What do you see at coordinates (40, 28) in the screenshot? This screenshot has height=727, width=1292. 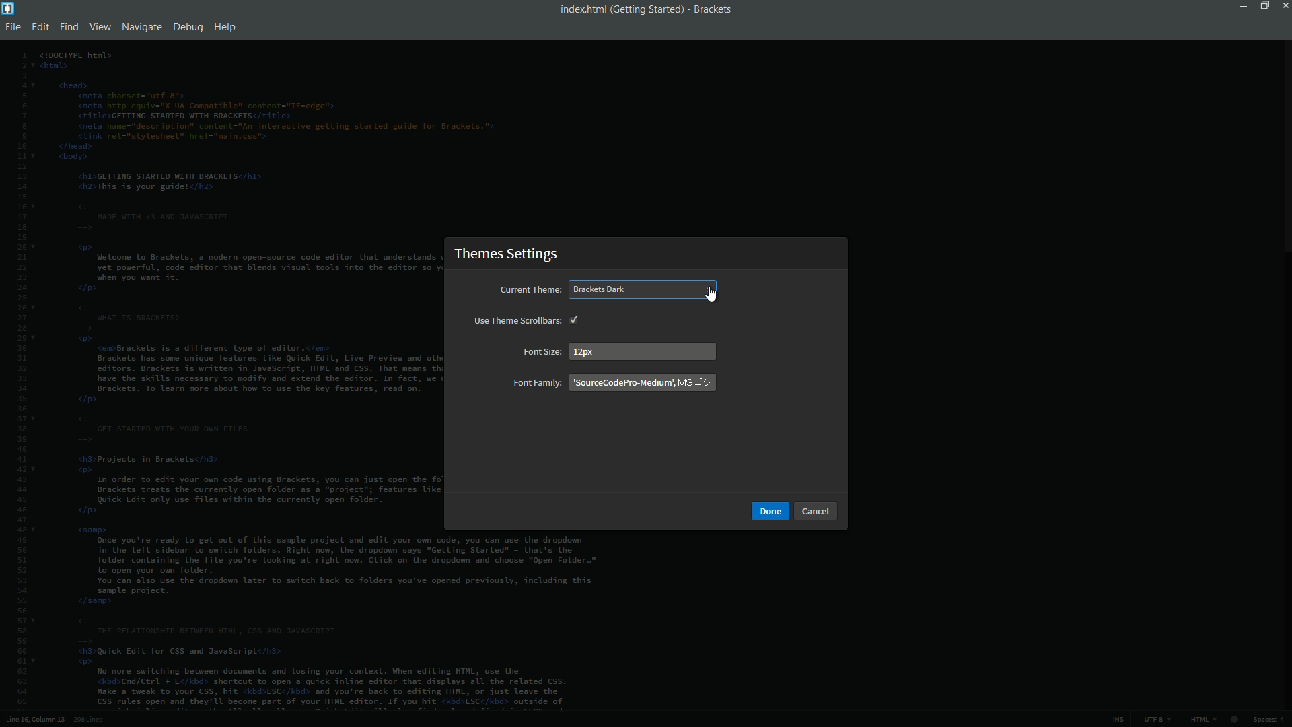 I see `edit menu` at bounding box center [40, 28].